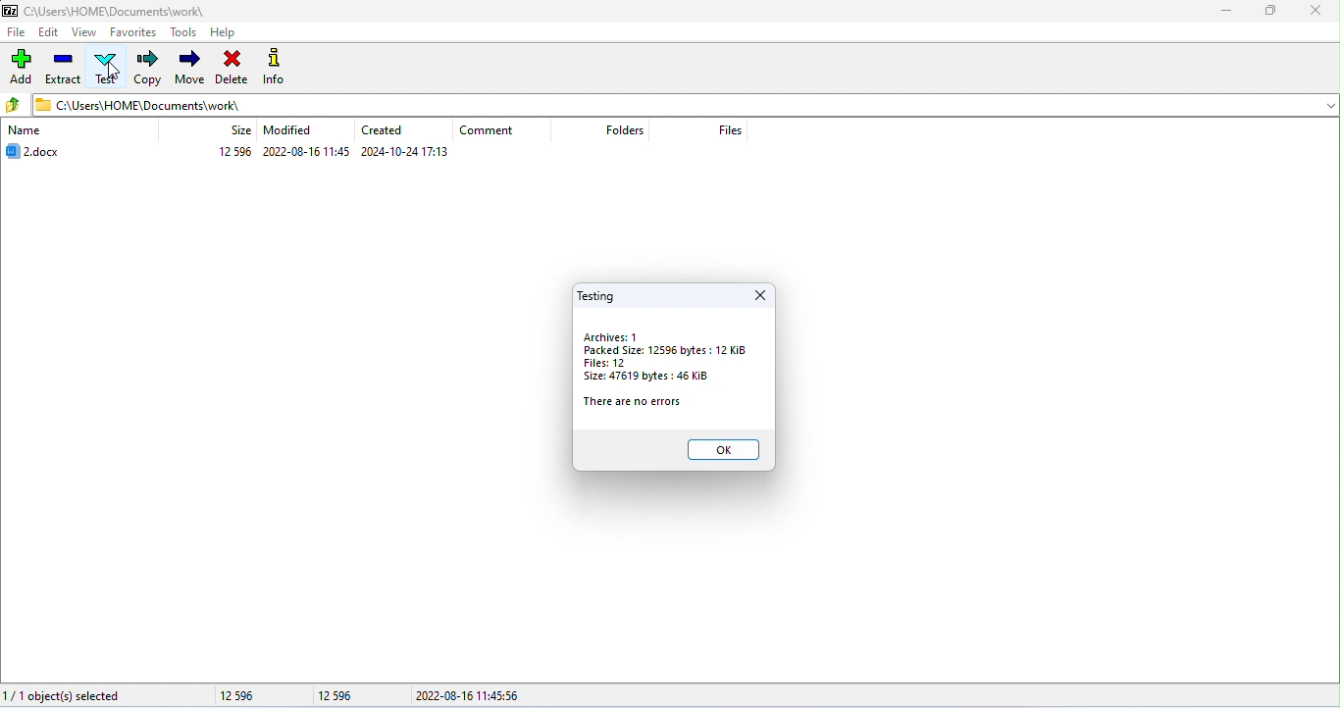  I want to click on folders, so click(626, 131).